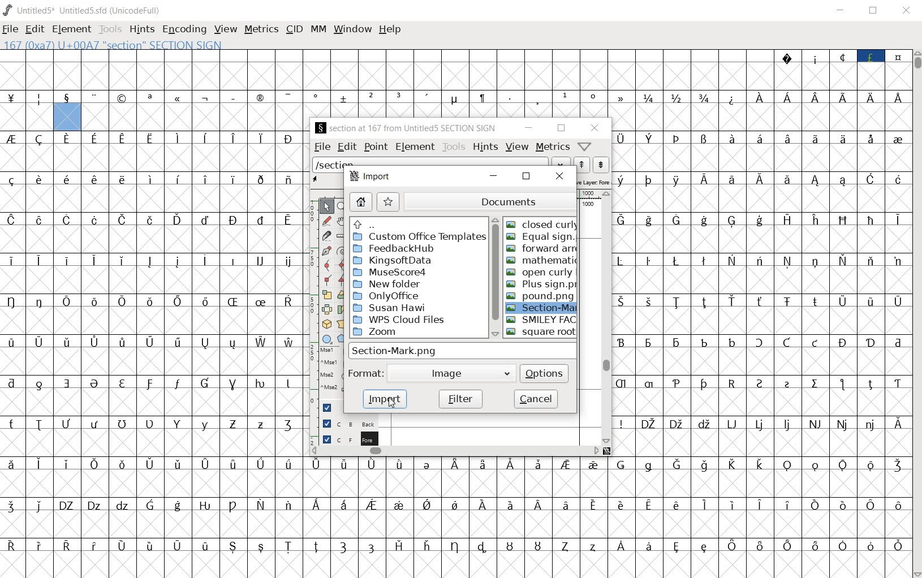 This screenshot has height=578, width=922. What do you see at coordinates (35, 30) in the screenshot?
I see `EDIT` at bounding box center [35, 30].